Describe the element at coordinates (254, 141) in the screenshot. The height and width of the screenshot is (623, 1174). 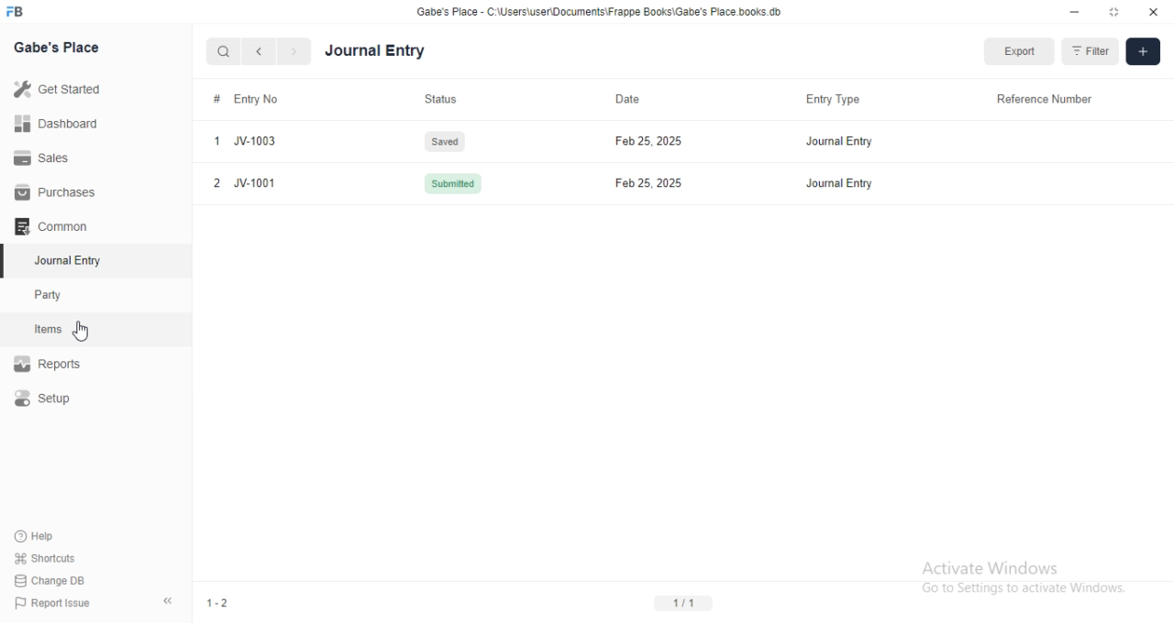
I see `JV-1003` at that location.